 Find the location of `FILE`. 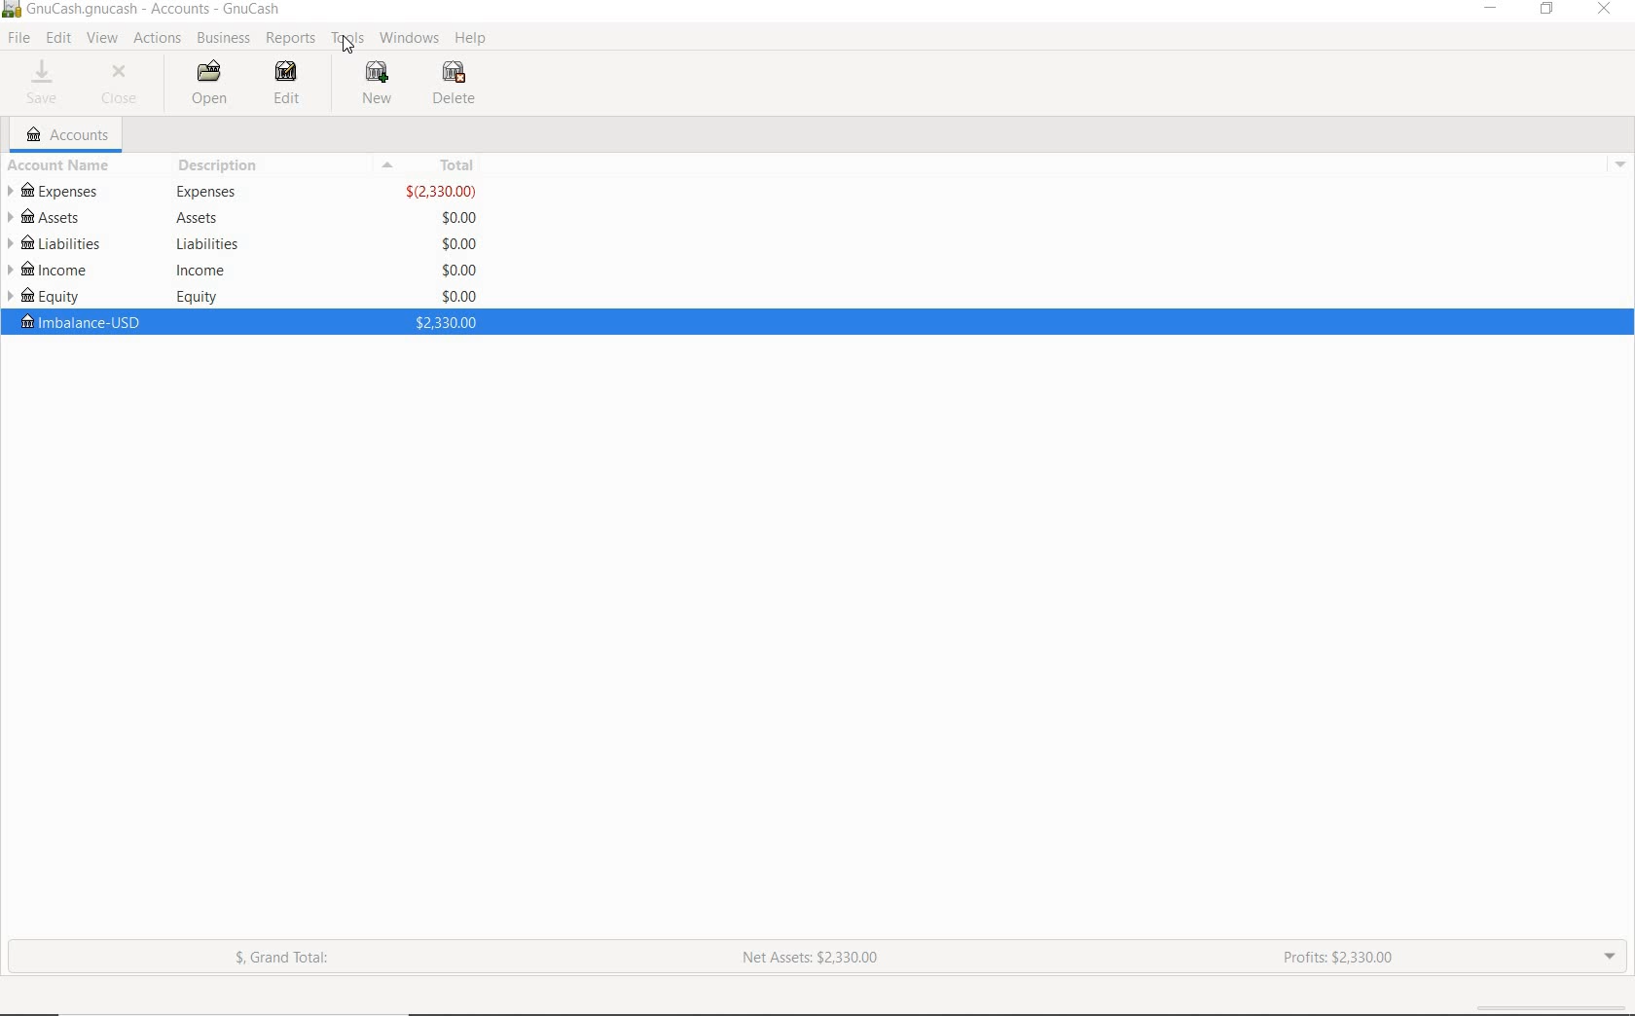

FILE is located at coordinates (17, 40).